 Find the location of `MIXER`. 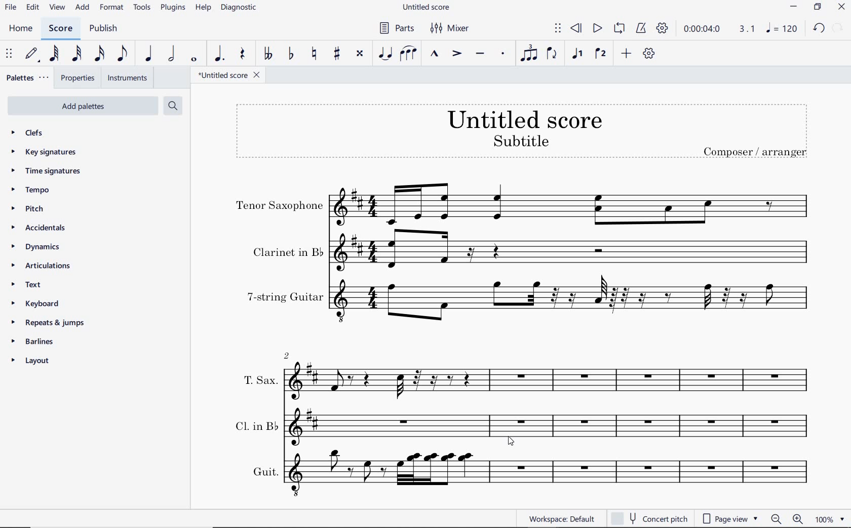

MIXER is located at coordinates (454, 29).